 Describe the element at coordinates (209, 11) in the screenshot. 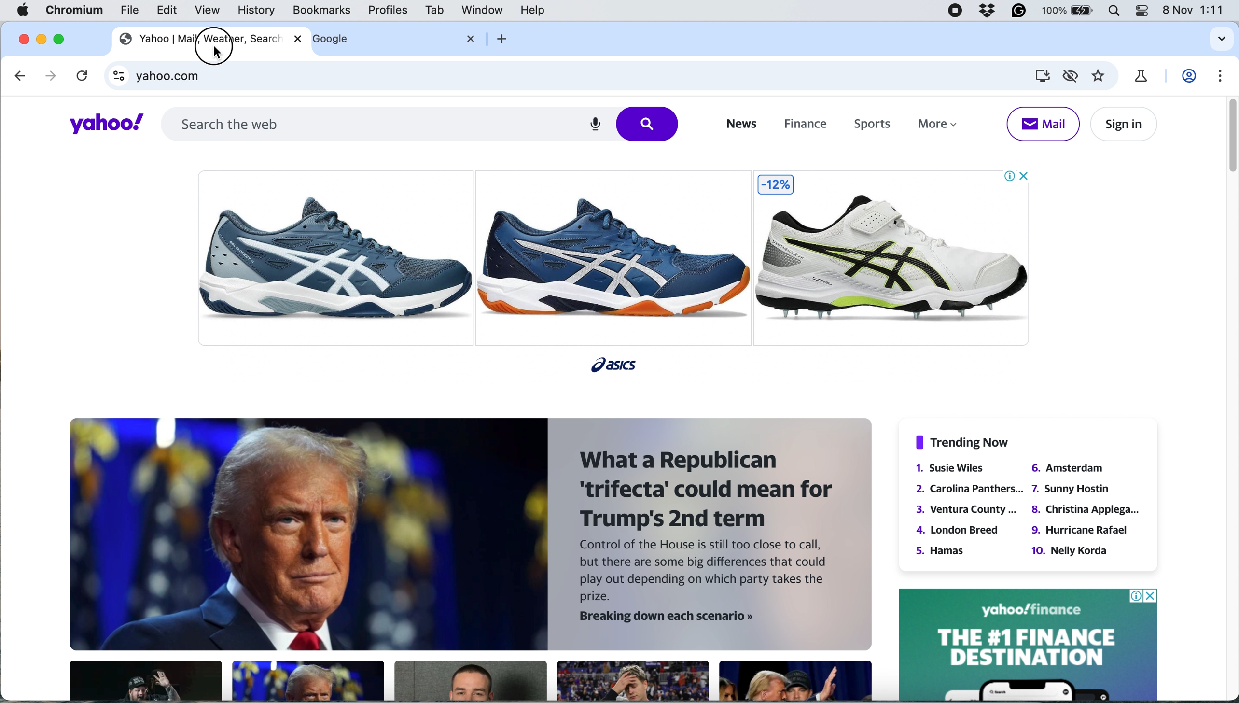

I see `view` at that location.